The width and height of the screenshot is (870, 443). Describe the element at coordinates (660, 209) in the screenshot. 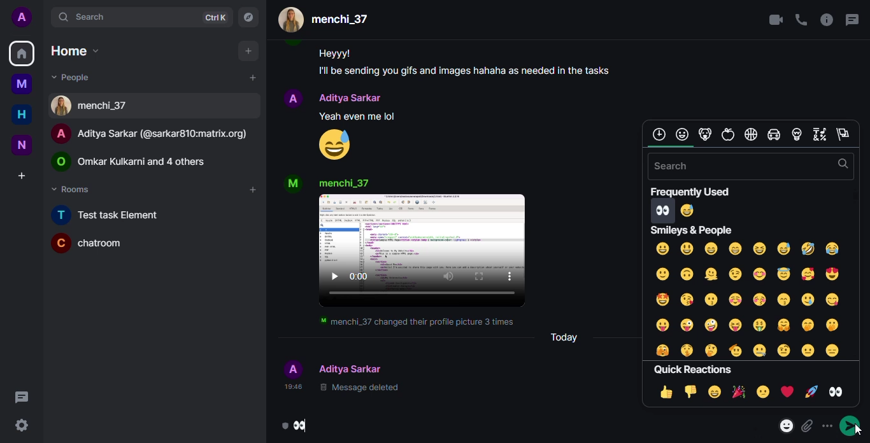

I see `eyes` at that location.